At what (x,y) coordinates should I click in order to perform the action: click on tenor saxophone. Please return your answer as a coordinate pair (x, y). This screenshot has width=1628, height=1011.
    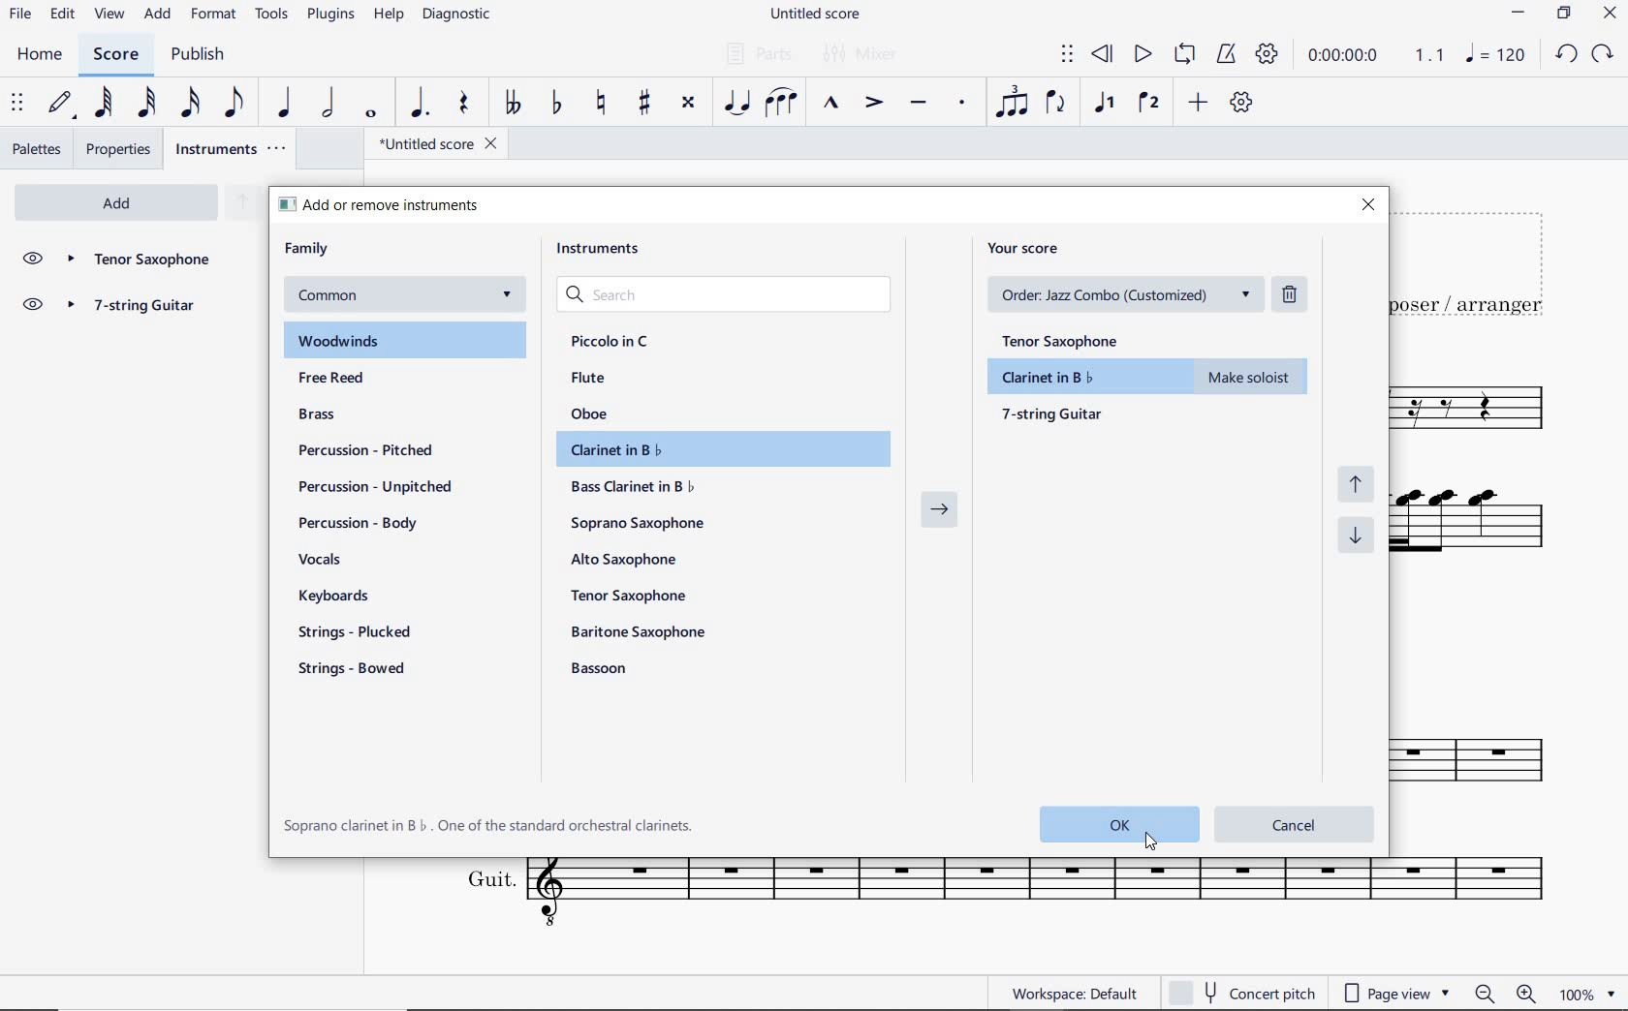
    Looking at the image, I should click on (632, 595).